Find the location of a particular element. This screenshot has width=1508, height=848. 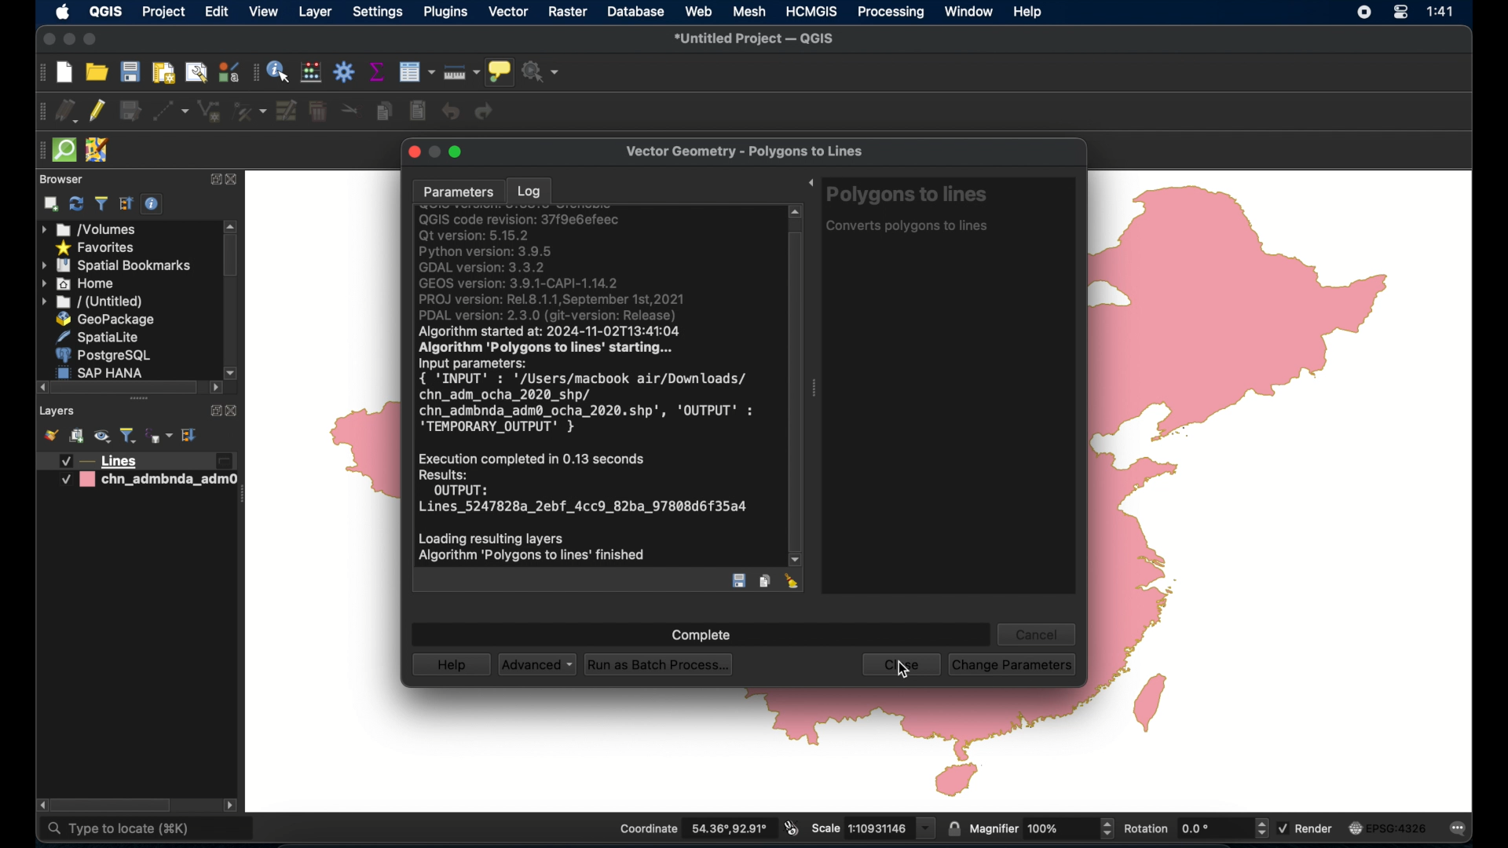

identify features is located at coordinates (279, 71).